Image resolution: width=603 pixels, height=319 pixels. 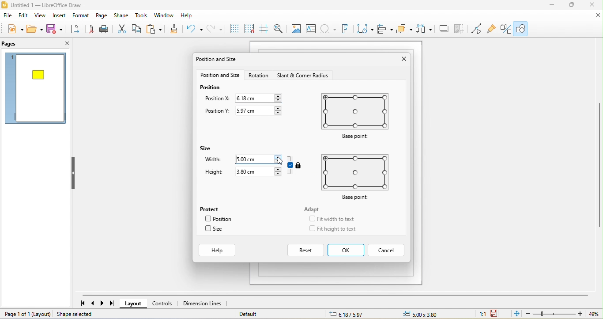 I want to click on position and size, so click(x=219, y=60).